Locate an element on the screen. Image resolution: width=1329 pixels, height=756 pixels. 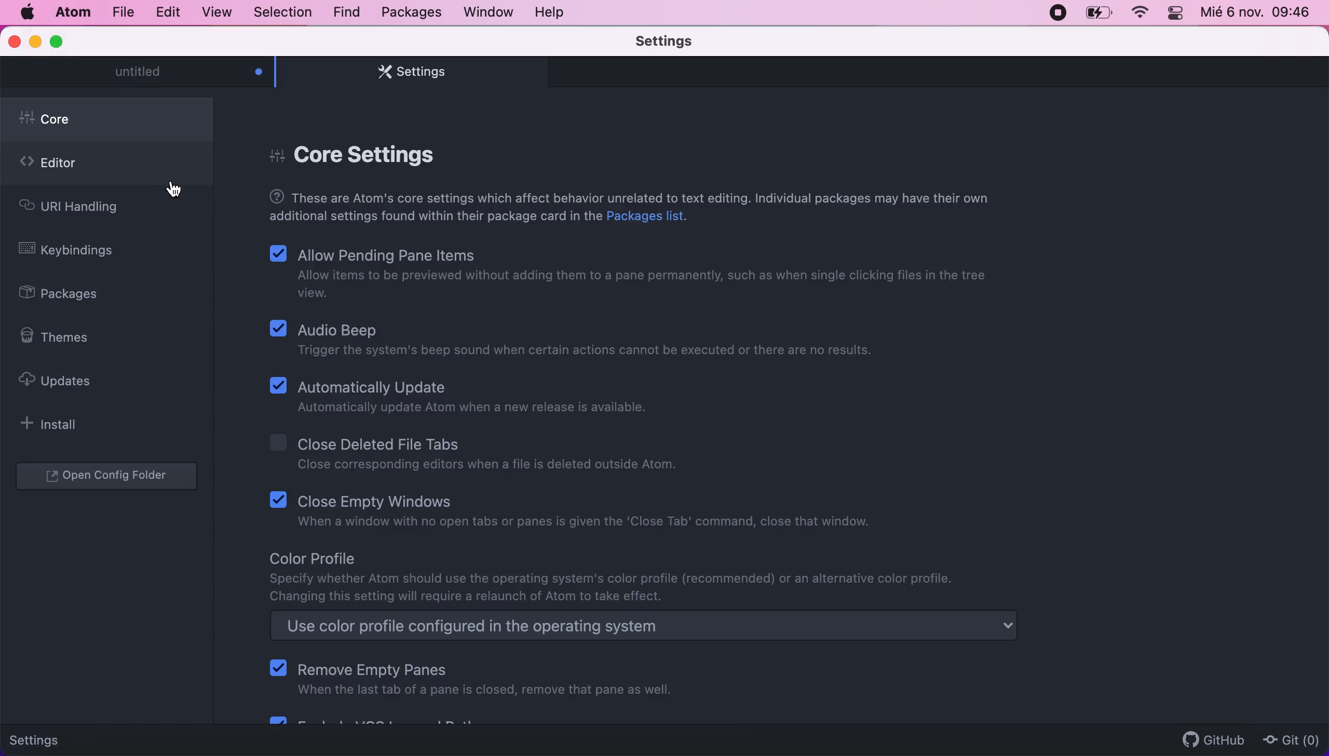
Use color profile configured in the operating system is located at coordinates (643, 625).